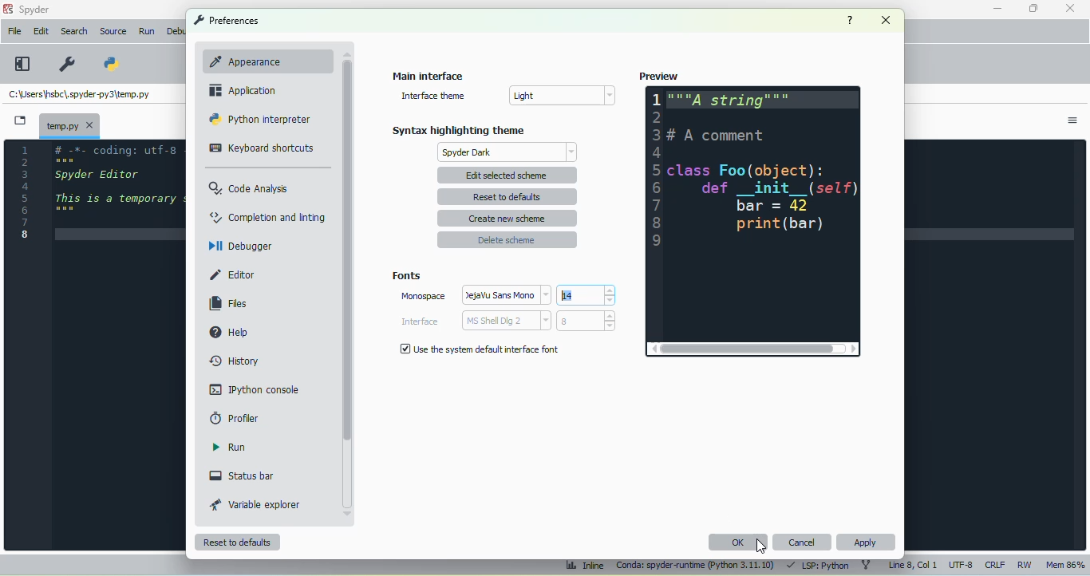 The width and height of the screenshot is (1090, 576). What do you see at coordinates (914, 565) in the screenshot?
I see `line 8, col 1` at bounding box center [914, 565].